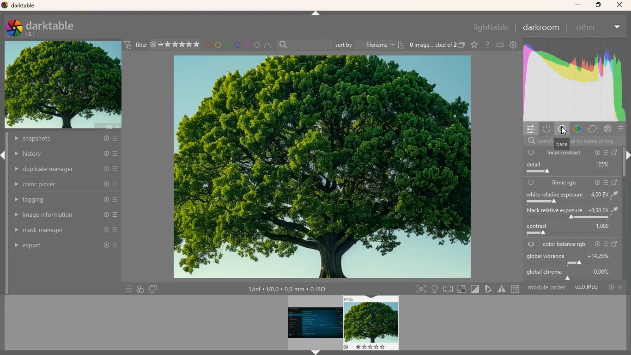  What do you see at coordinates (568, 168) in the screenshot?
I see `detail` at bounding box center [568, 168].